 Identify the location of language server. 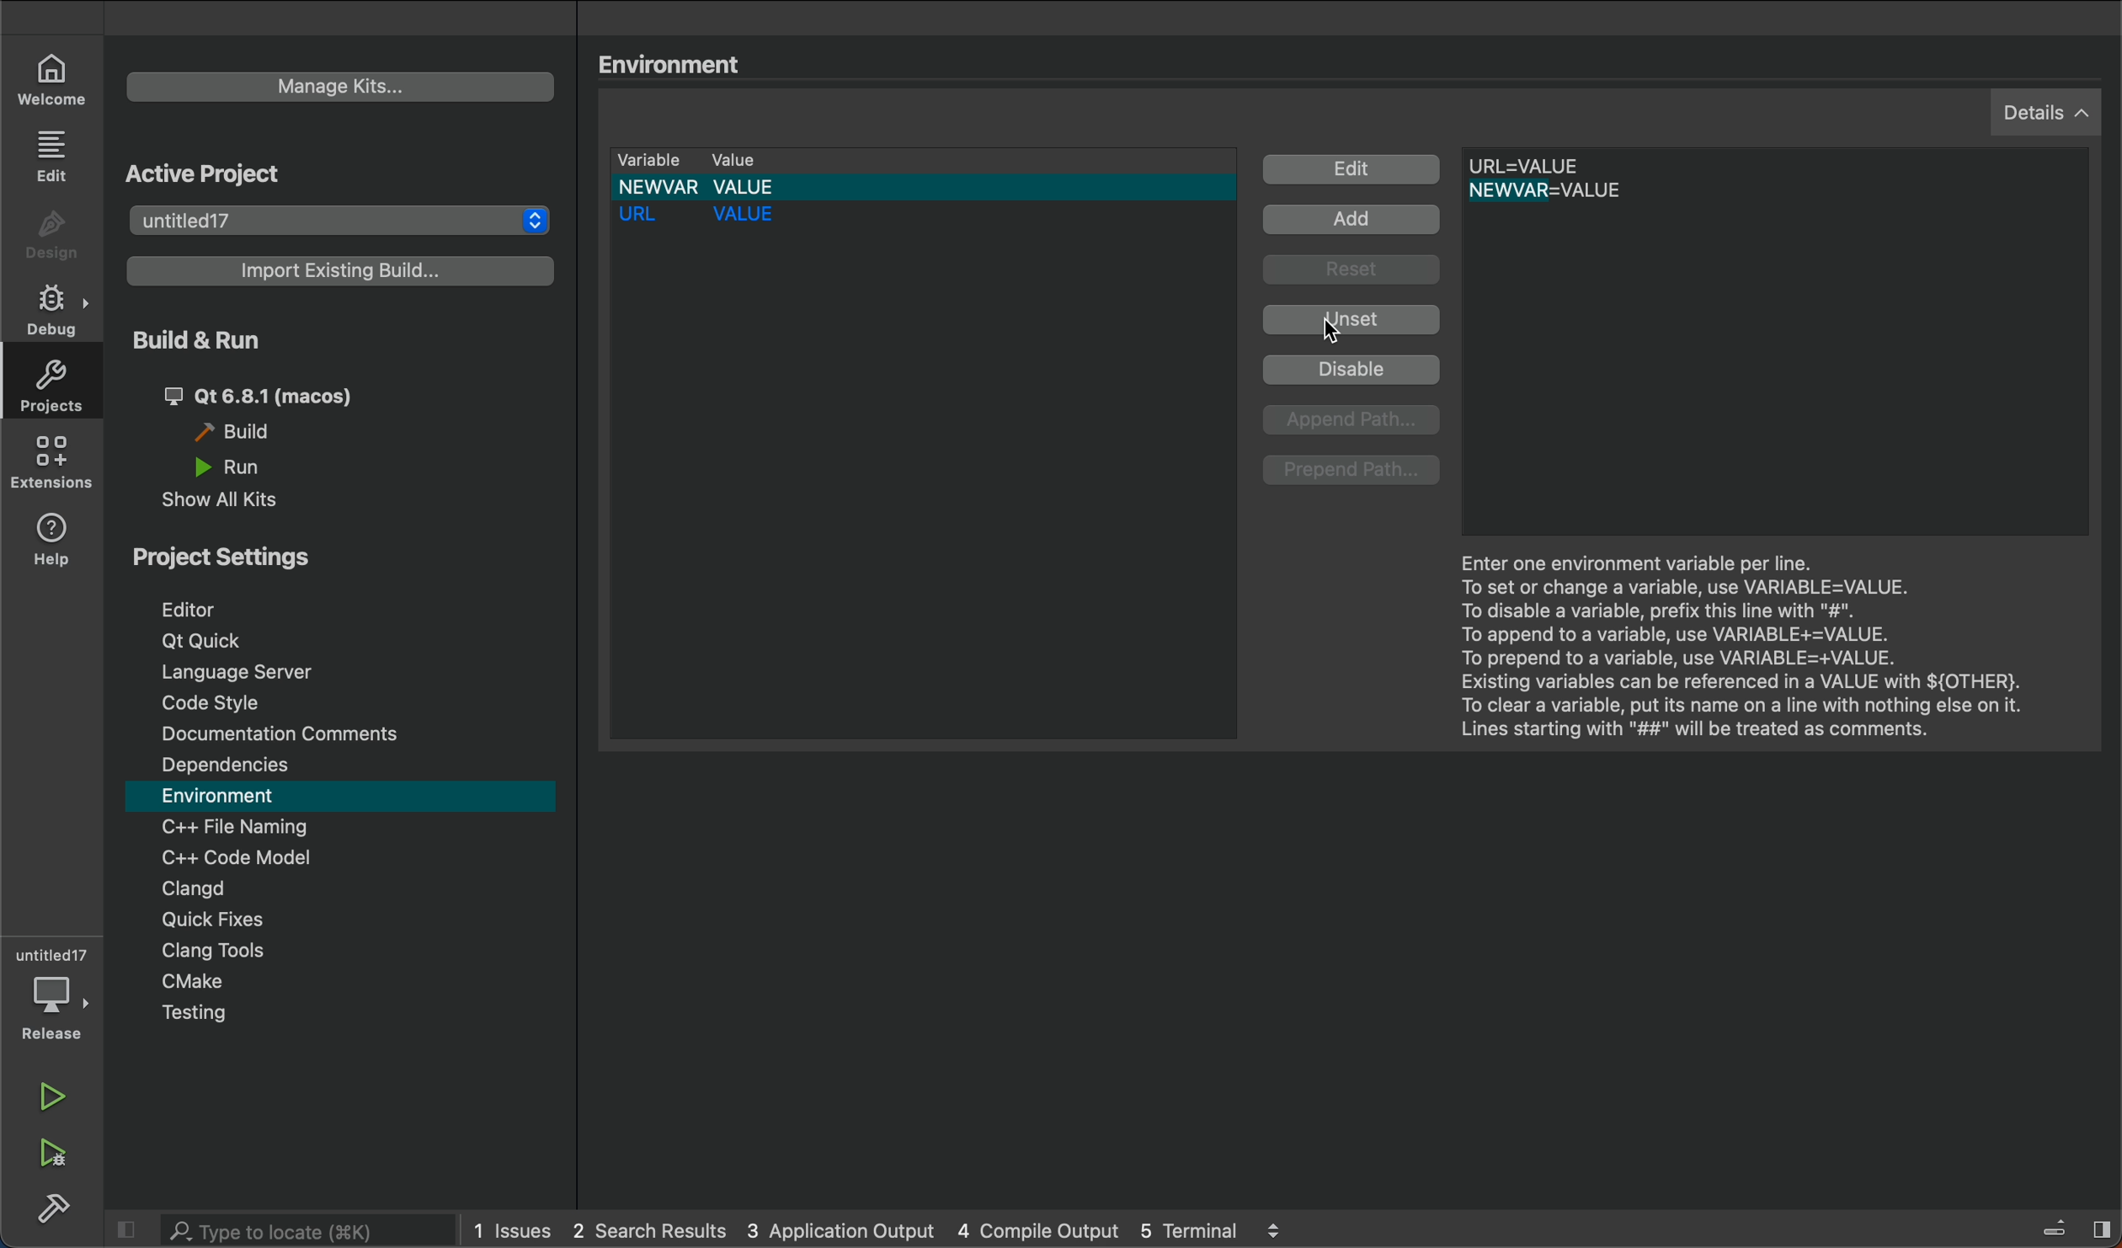
(242, 672).